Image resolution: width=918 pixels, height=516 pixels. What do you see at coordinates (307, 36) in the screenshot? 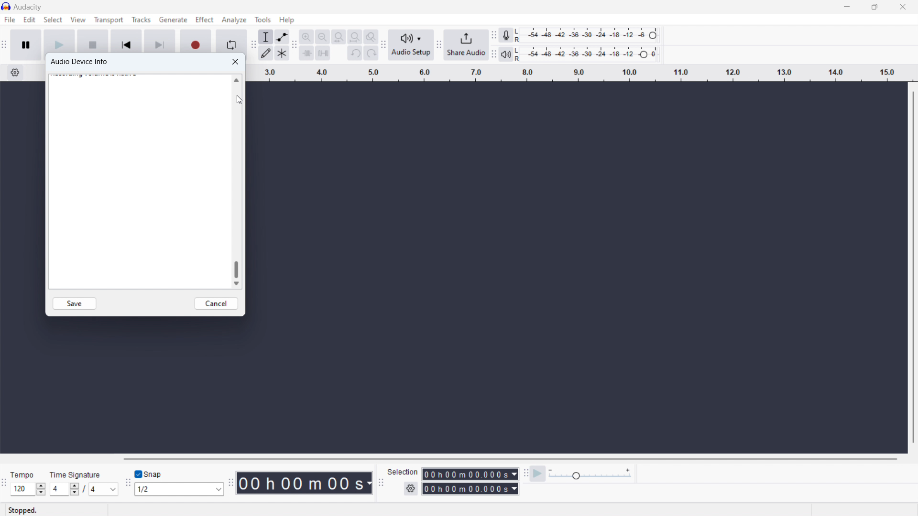
I see `zoom in` at bounding box center [307, 36].